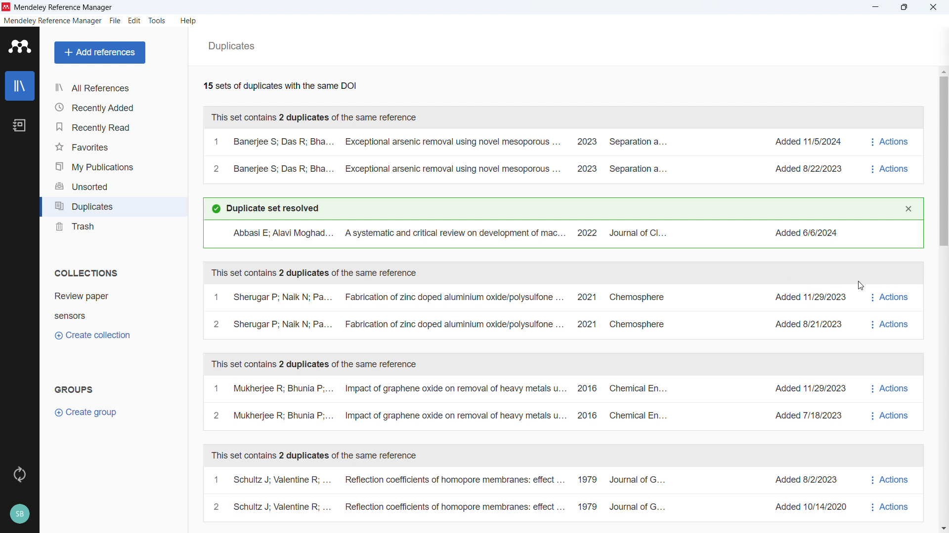 The height and width of the screenshot is (533, 949). What do you see at coordinates (232, 46) in the screenshot?
I see `Duplicates ` at bounding box center [232, 46].